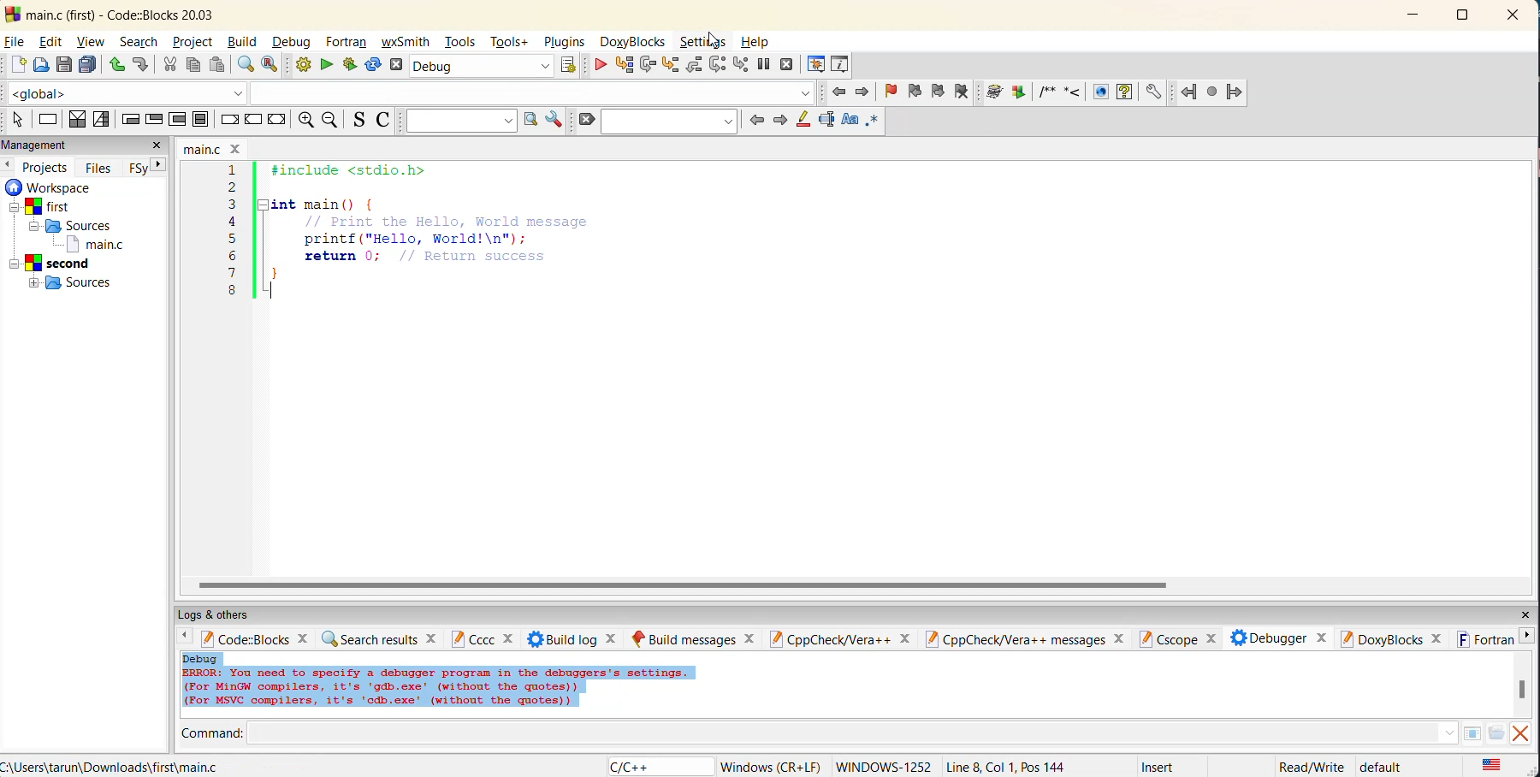 The height and width of the screenshot is (777, 1540). I want to click on continue instruction, so click(252, 120).